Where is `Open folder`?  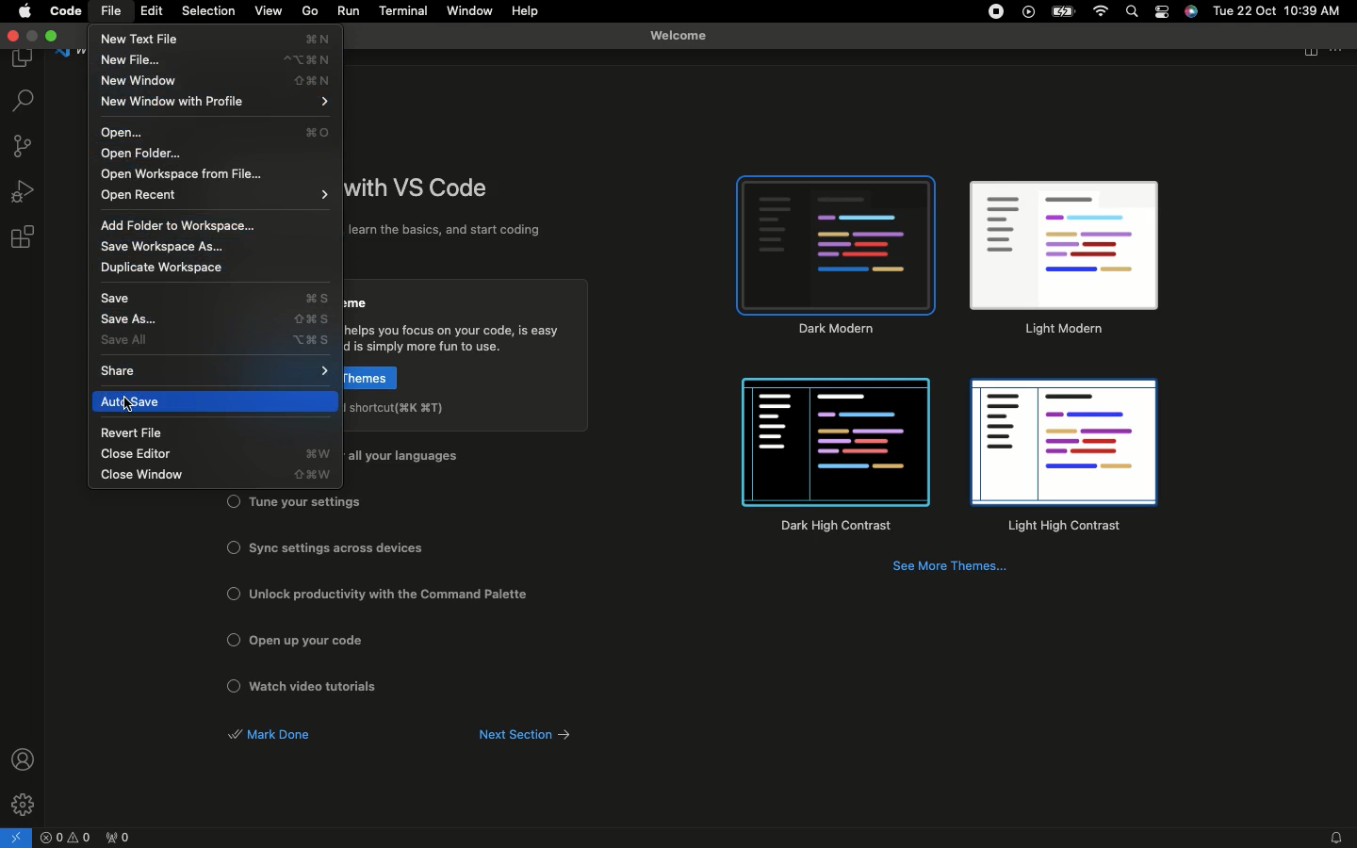
Open folder is located at coordinates (145, 155).